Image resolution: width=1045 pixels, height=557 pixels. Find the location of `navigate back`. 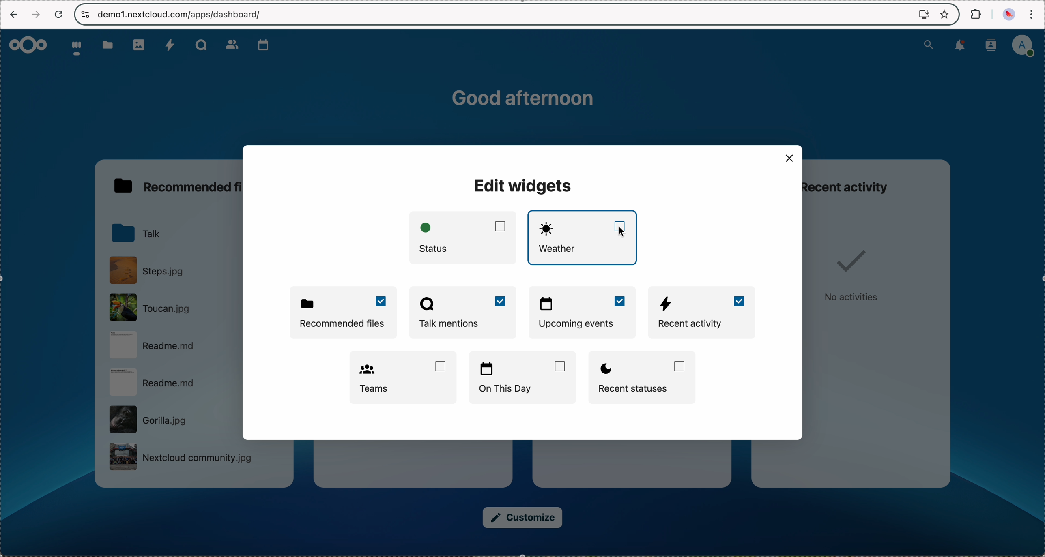

navigate back is located at coordinates (13, 15).